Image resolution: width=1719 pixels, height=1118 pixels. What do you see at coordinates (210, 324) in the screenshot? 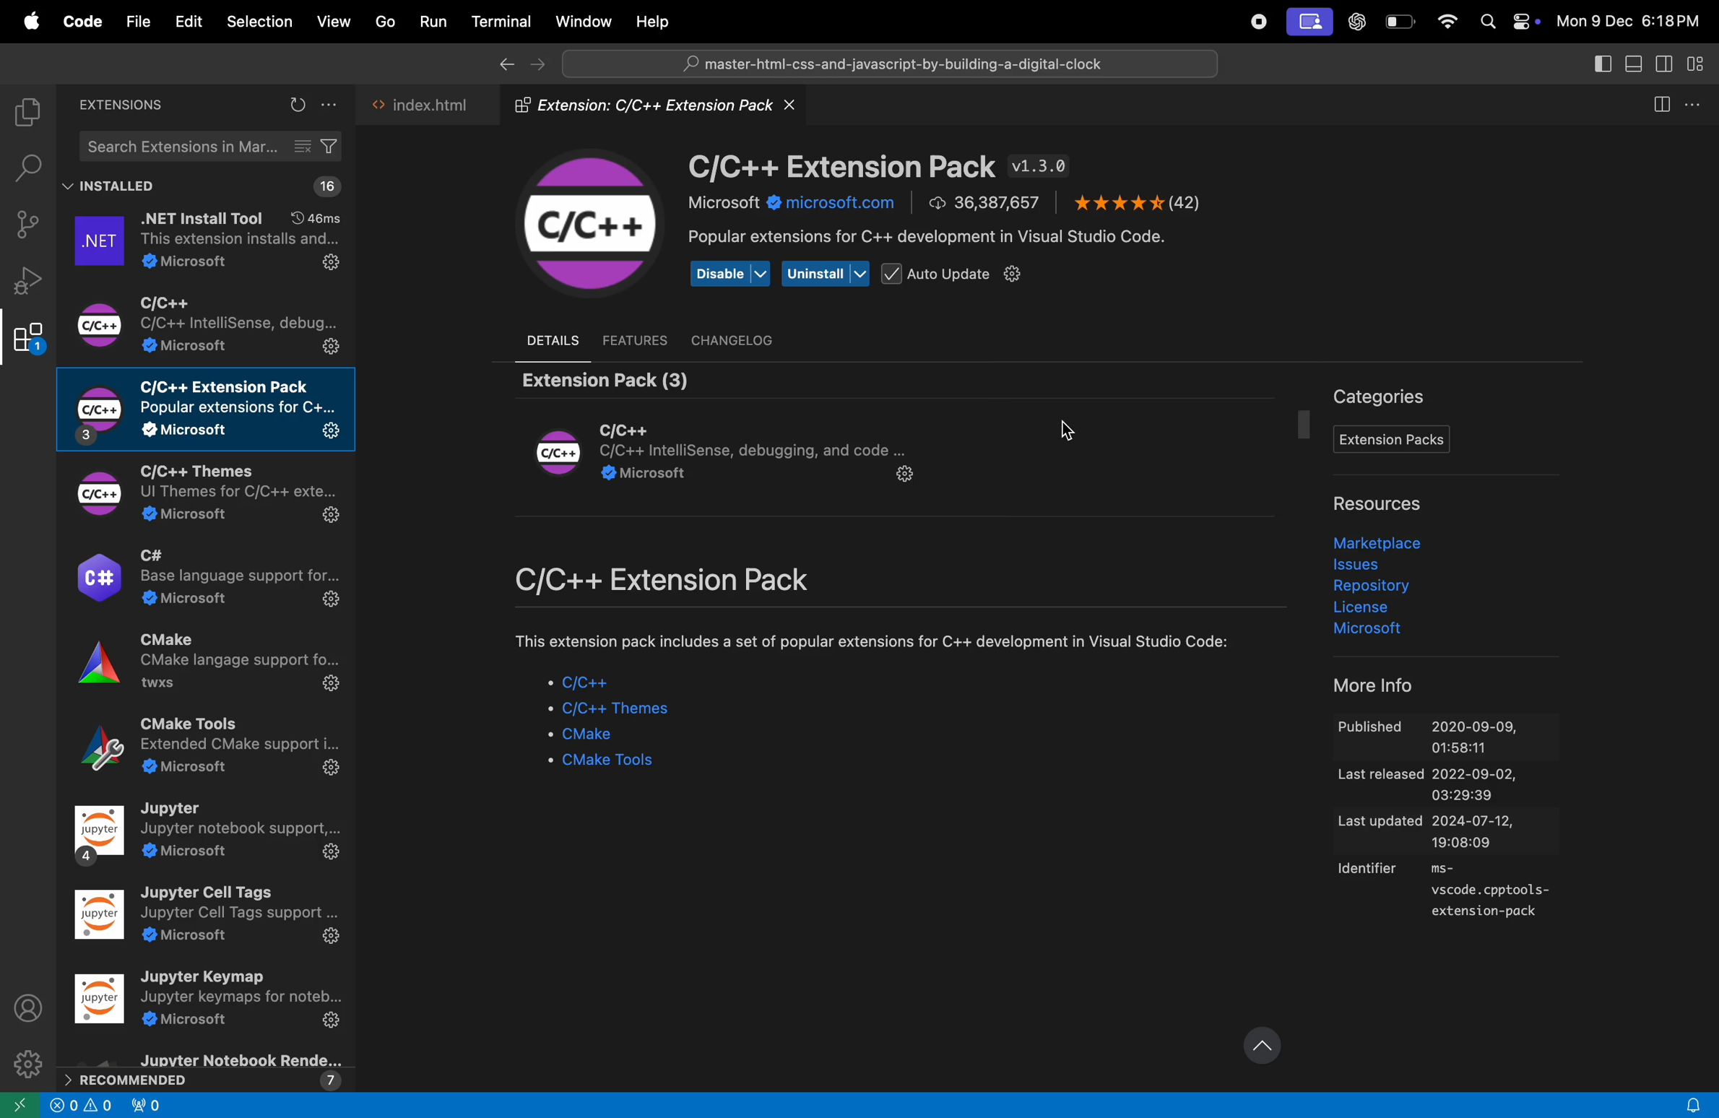
I see `c/C++ extesnsiomns` at bounding box center [210, 324].